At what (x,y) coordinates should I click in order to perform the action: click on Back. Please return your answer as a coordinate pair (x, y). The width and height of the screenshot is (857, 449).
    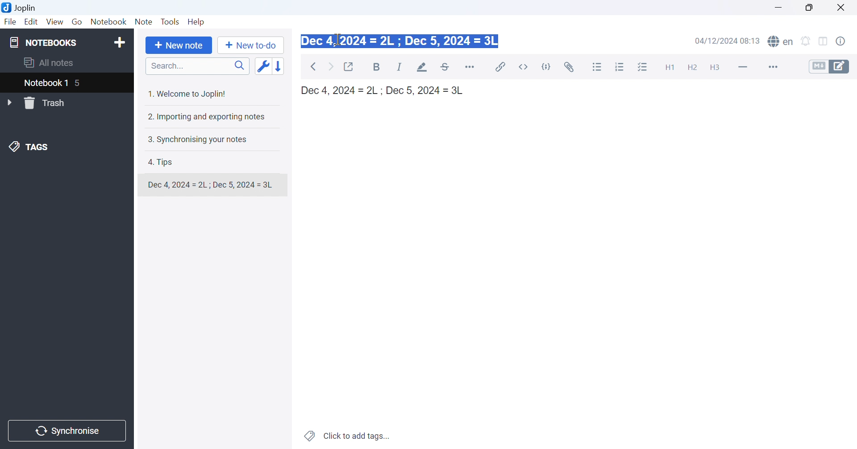
    Looking at the image, I should click on (312, 67).